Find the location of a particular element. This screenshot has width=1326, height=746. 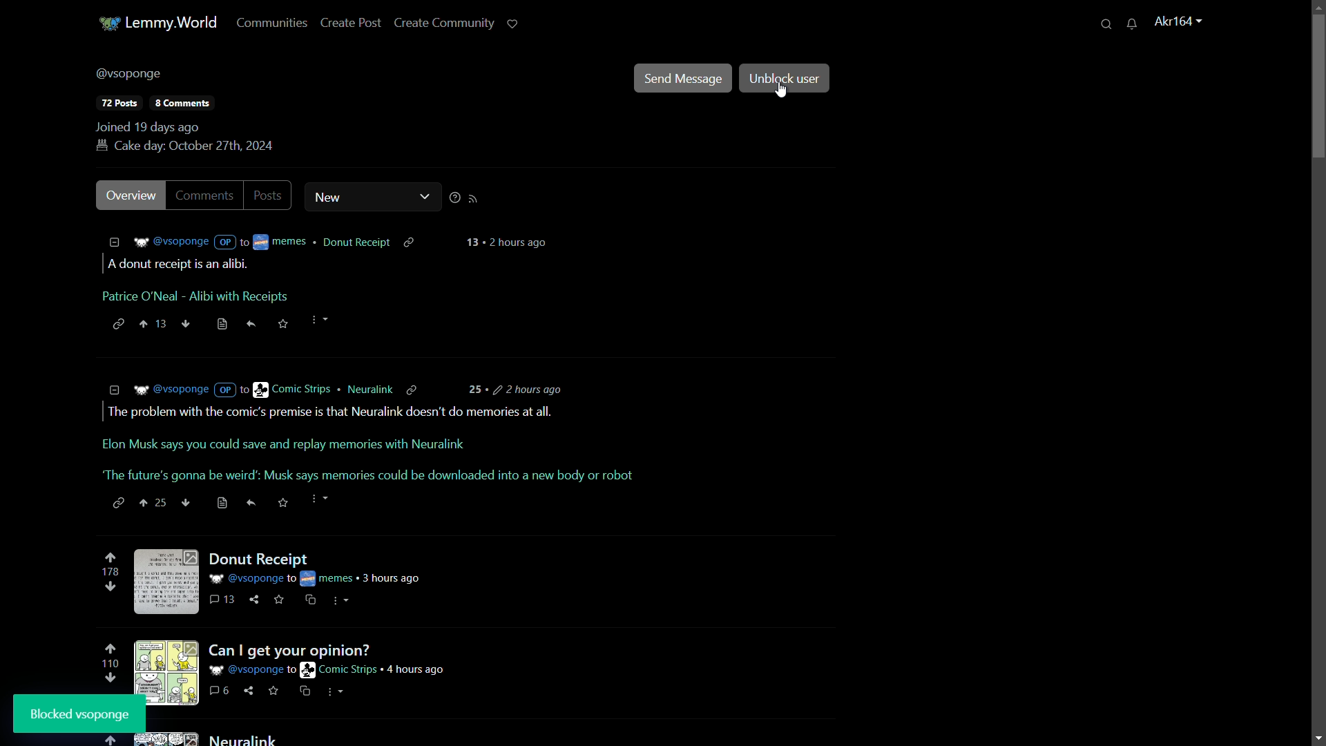

copy link is located at coordinates (413, 240).